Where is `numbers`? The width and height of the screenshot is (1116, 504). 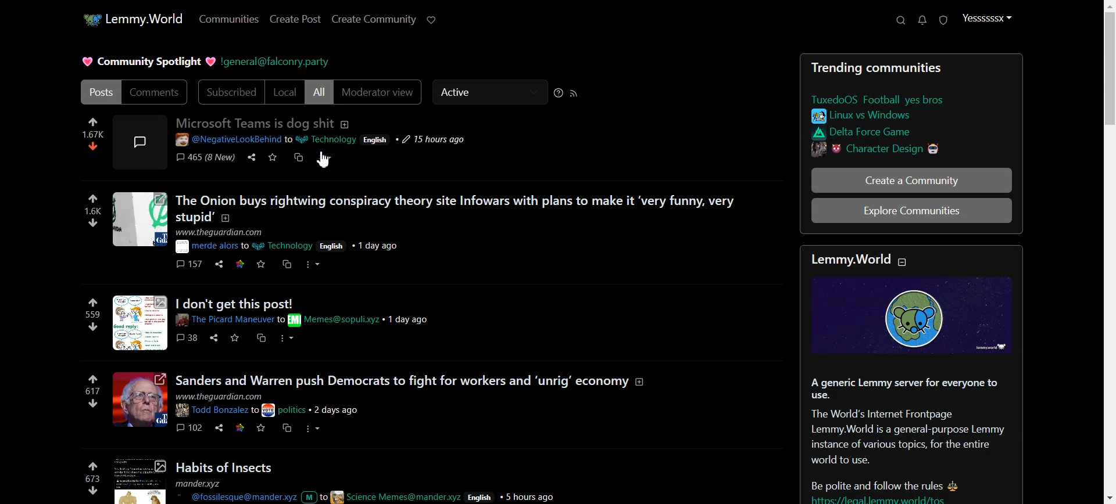 numbers is located at coordinates (94, 133).